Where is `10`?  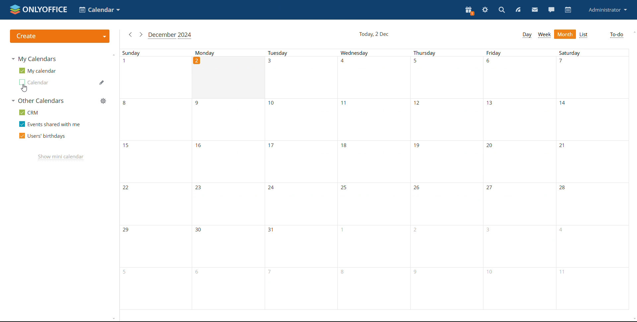 10 is located at coordinates (300, 119).